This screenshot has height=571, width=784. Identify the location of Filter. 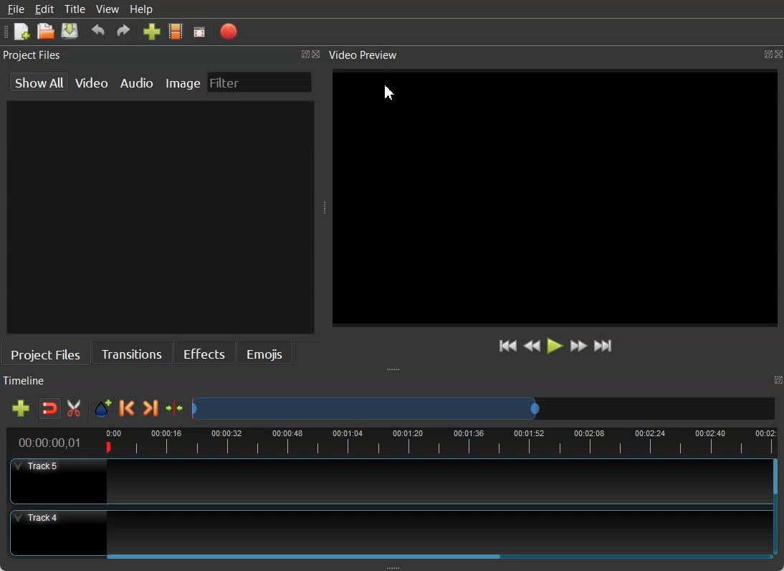
(260, 82).